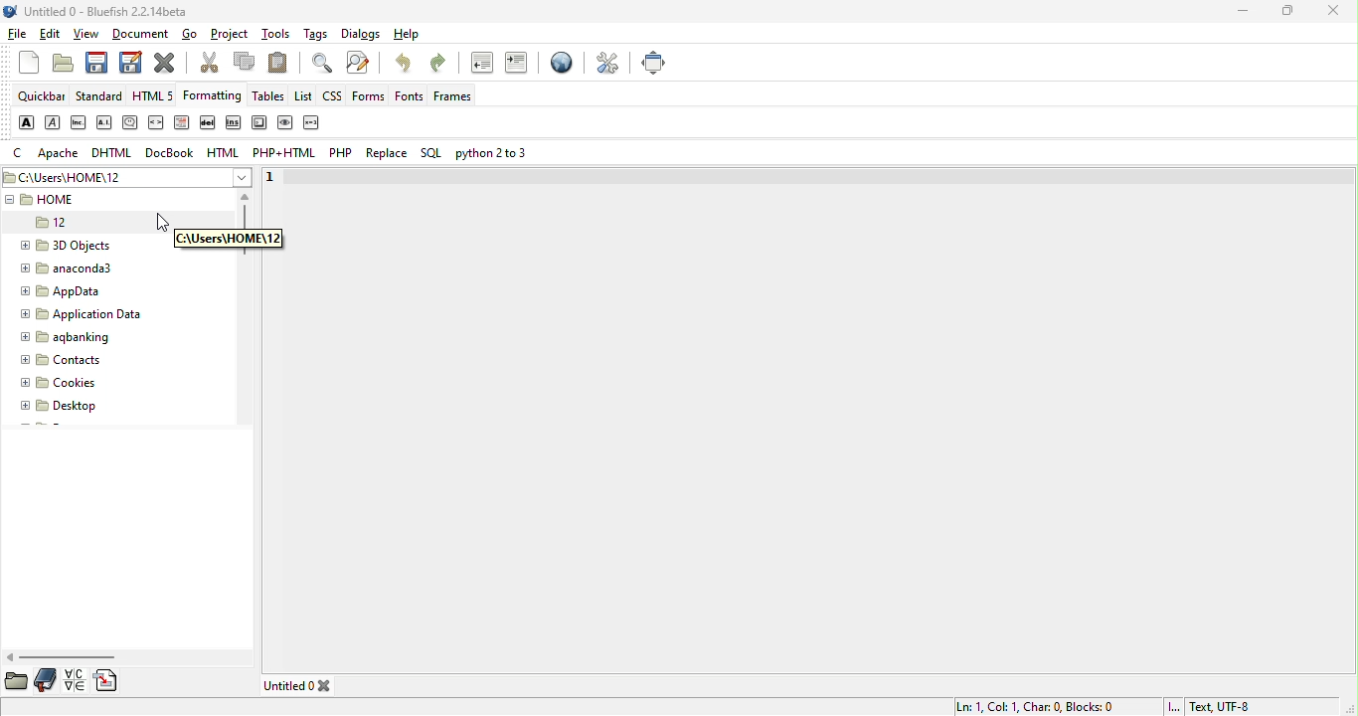 The height and width of the screenshot is (716, 1358). Describe the element at coordinates (84, 339) in the screenshot. I see `aqbanking` at that location.